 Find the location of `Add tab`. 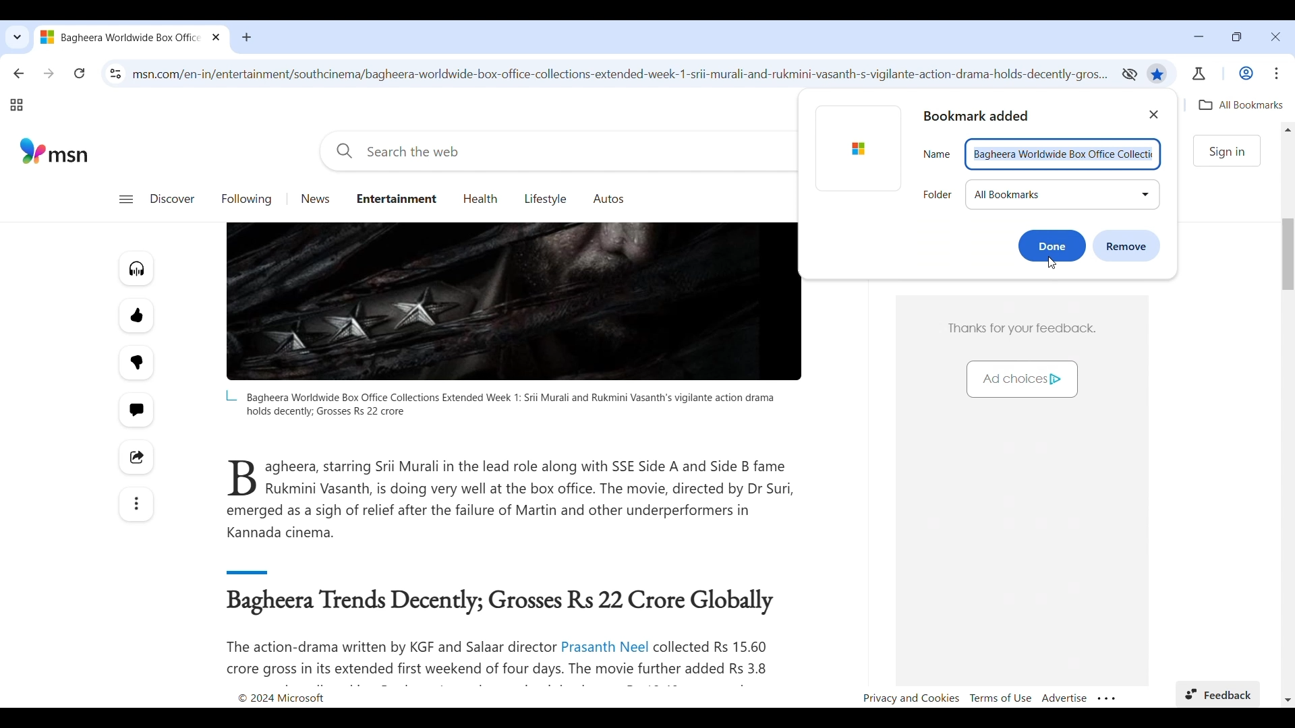

Add tab is located at coordinates (246, 37).